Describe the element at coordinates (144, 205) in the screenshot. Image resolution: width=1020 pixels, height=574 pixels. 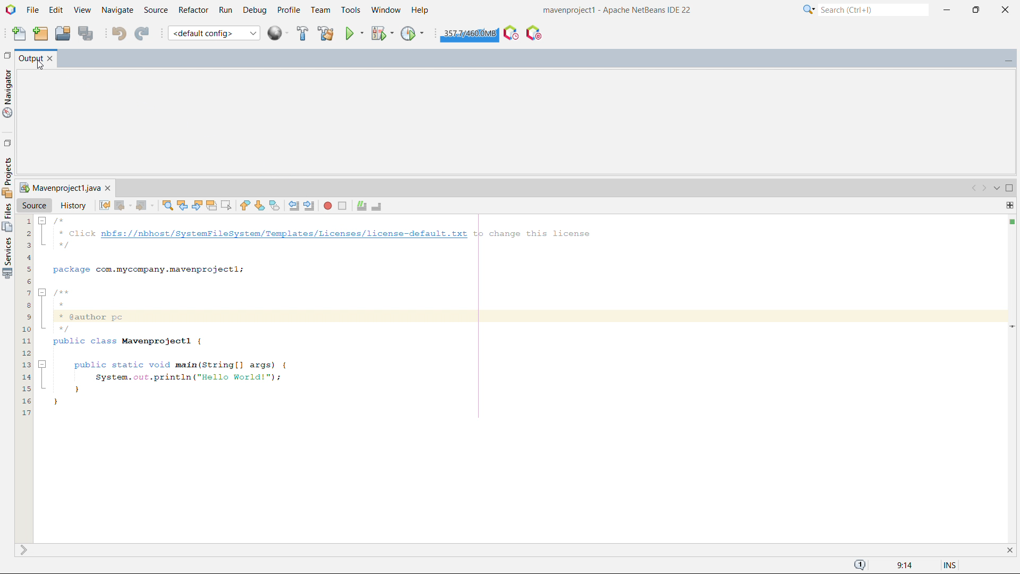
I see `forward ` at that location.